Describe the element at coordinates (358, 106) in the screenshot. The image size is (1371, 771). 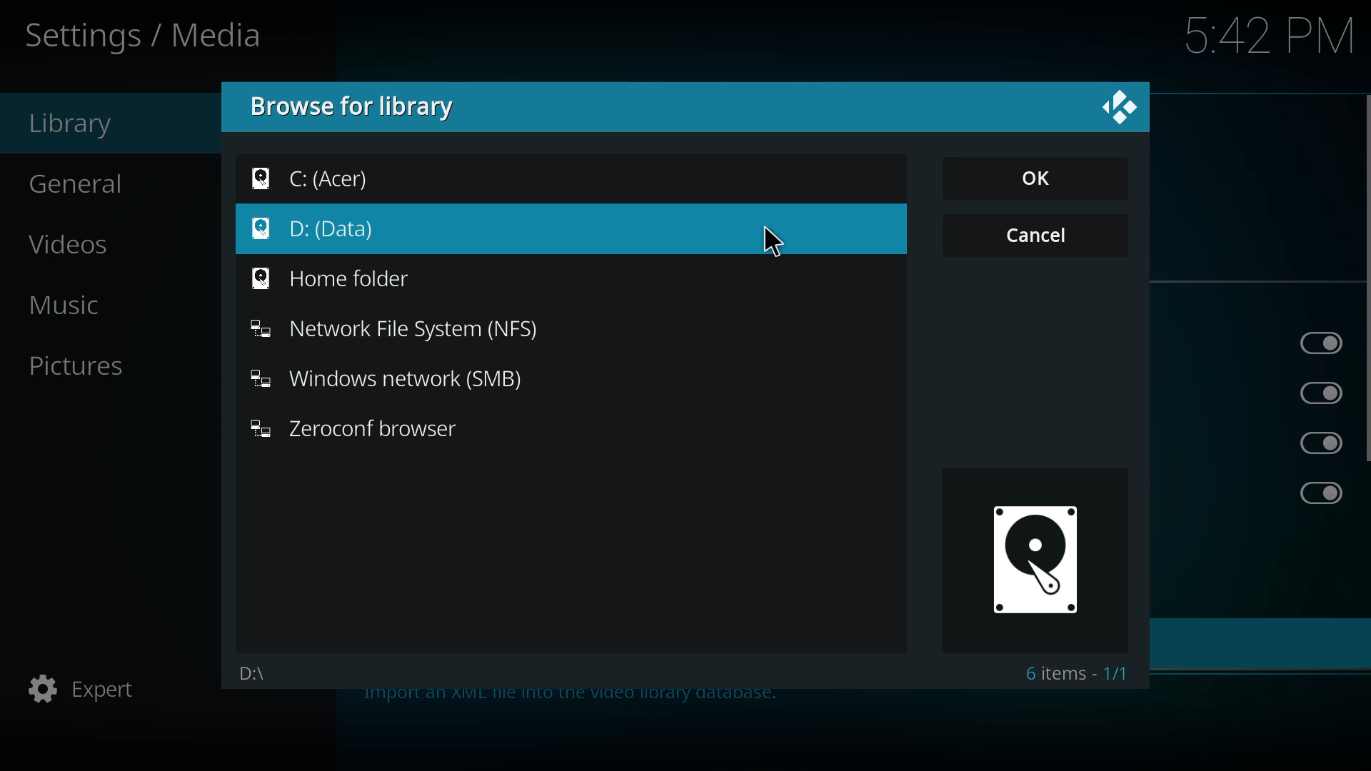
I see `browse` at that location.